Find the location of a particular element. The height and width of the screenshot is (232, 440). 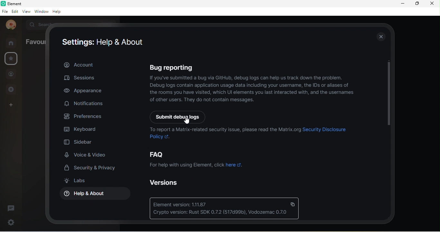

window is located at coordinates (41, 12).